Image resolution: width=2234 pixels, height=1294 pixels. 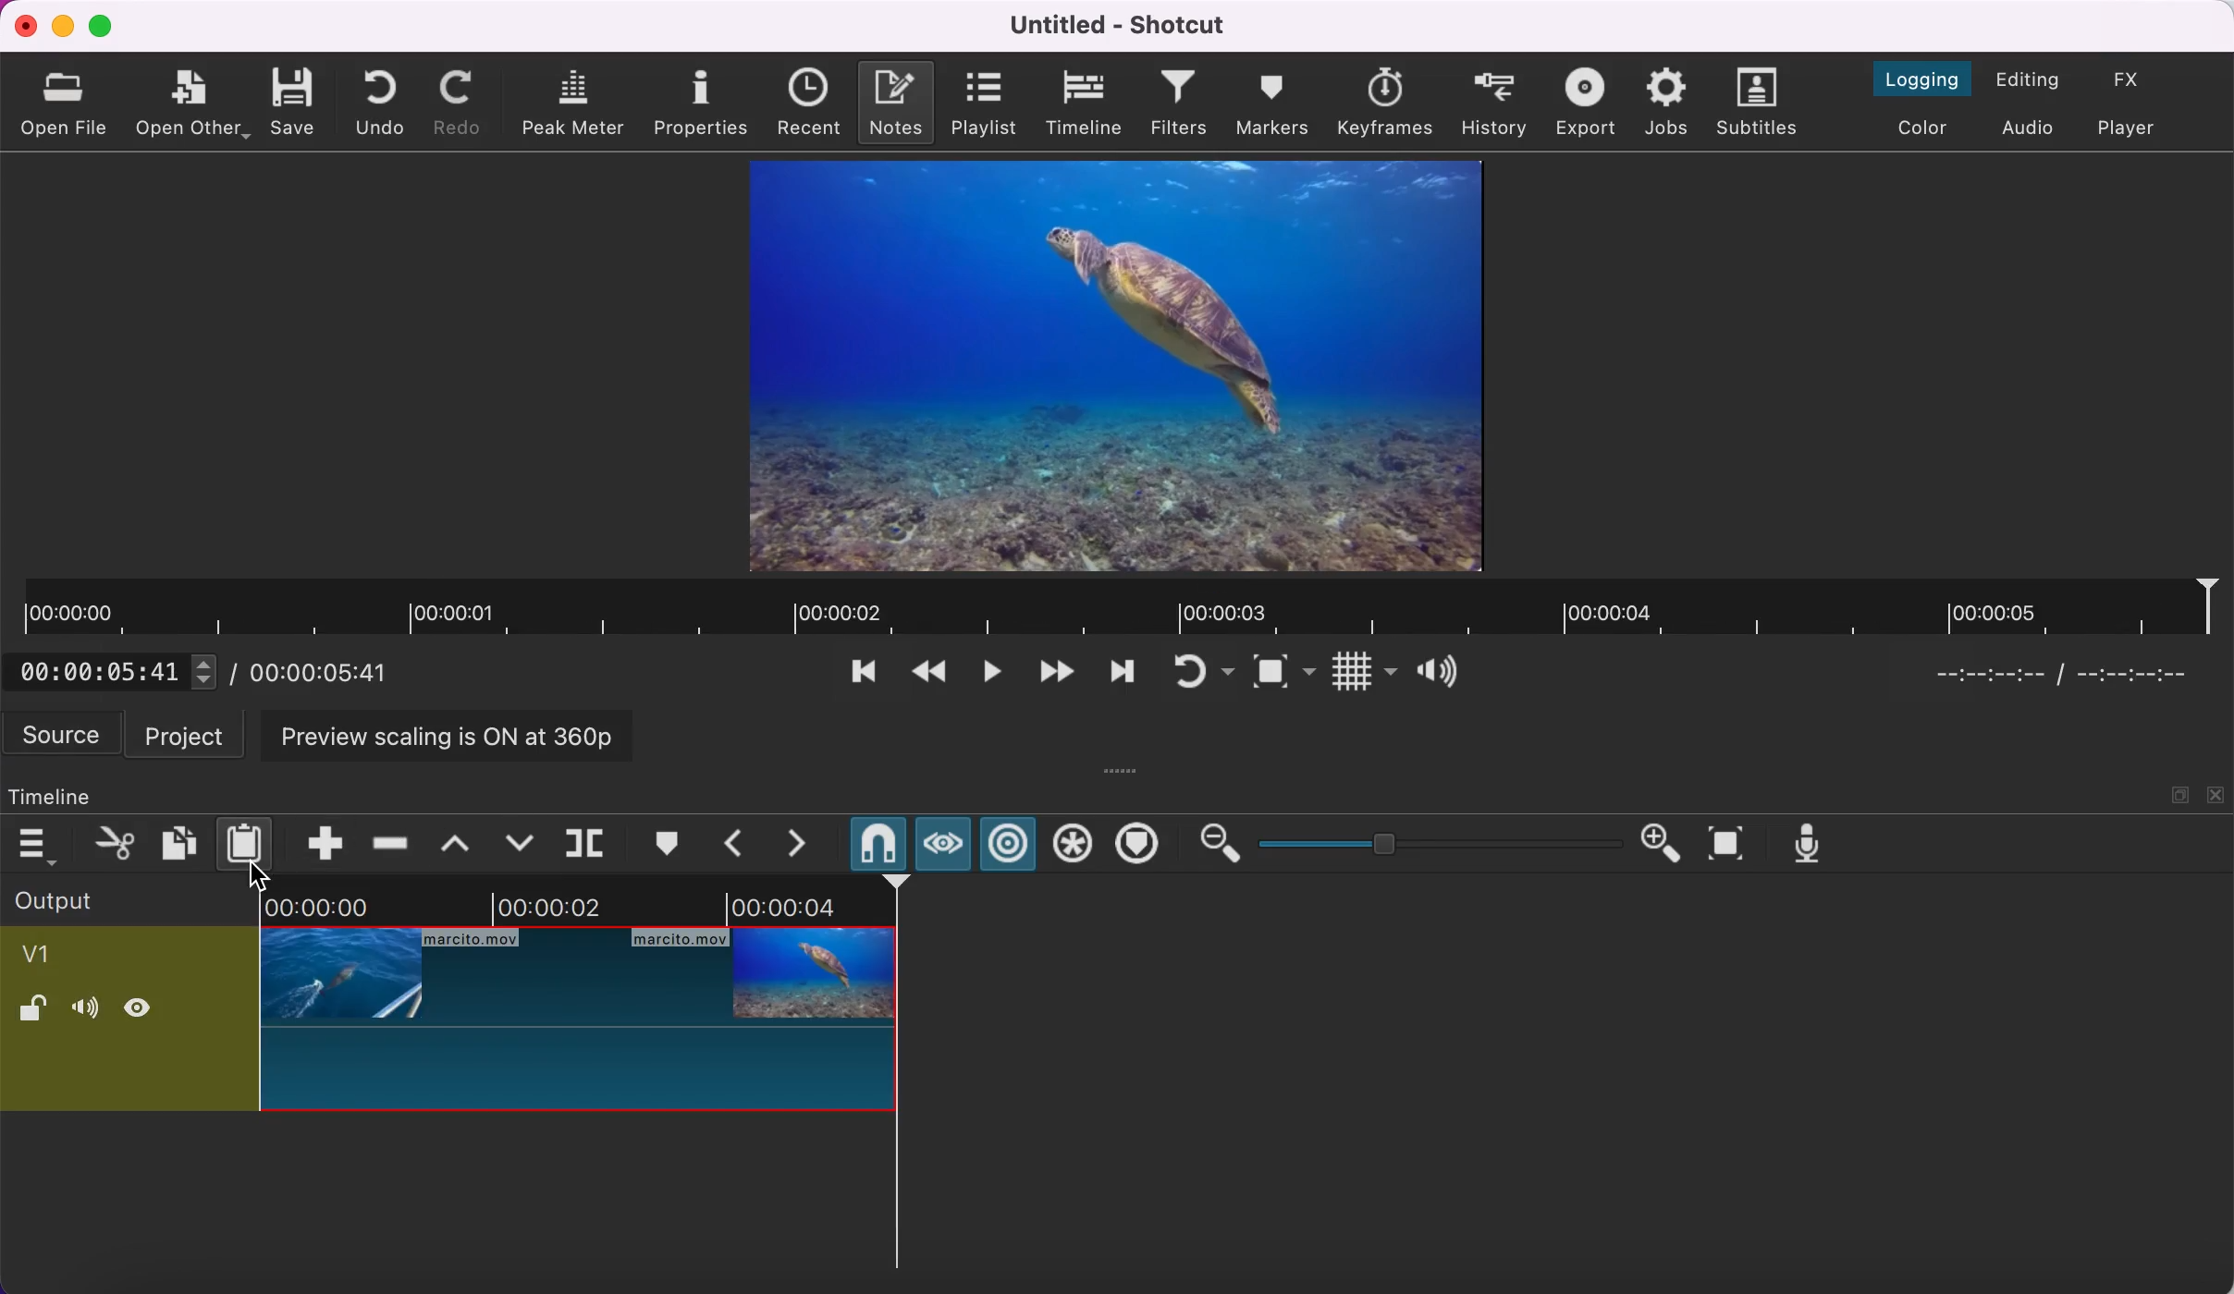 What do you see at coordinates (110, 840) in the screenshot?
I see `cut` at bounding box center [110, 840].